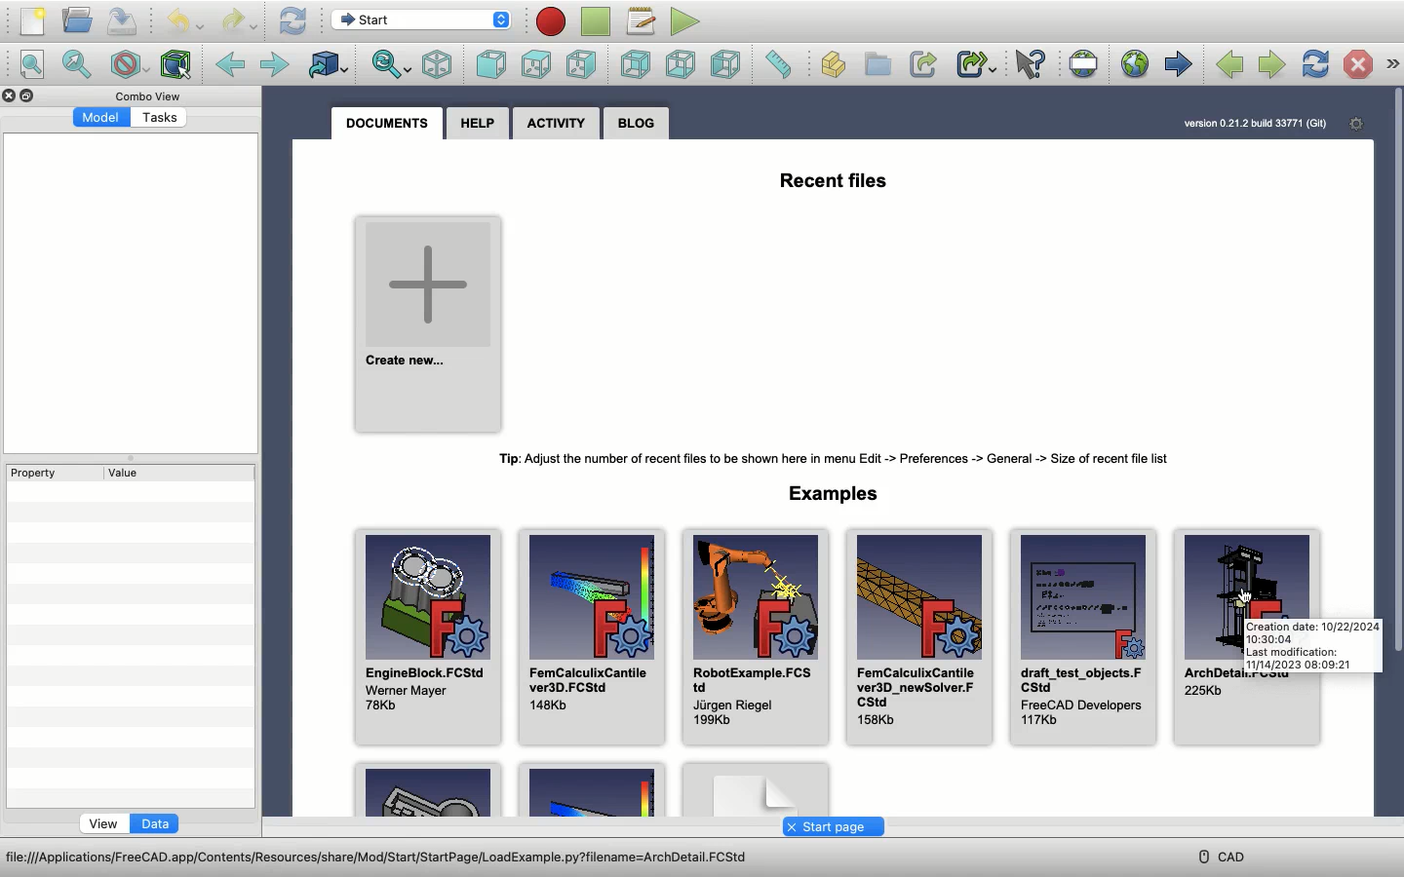  What do you see at coordinates (1084, 639) in the screenshot?
I see `draft_test_objects.FCStd` at bounding box center [1084, 639].